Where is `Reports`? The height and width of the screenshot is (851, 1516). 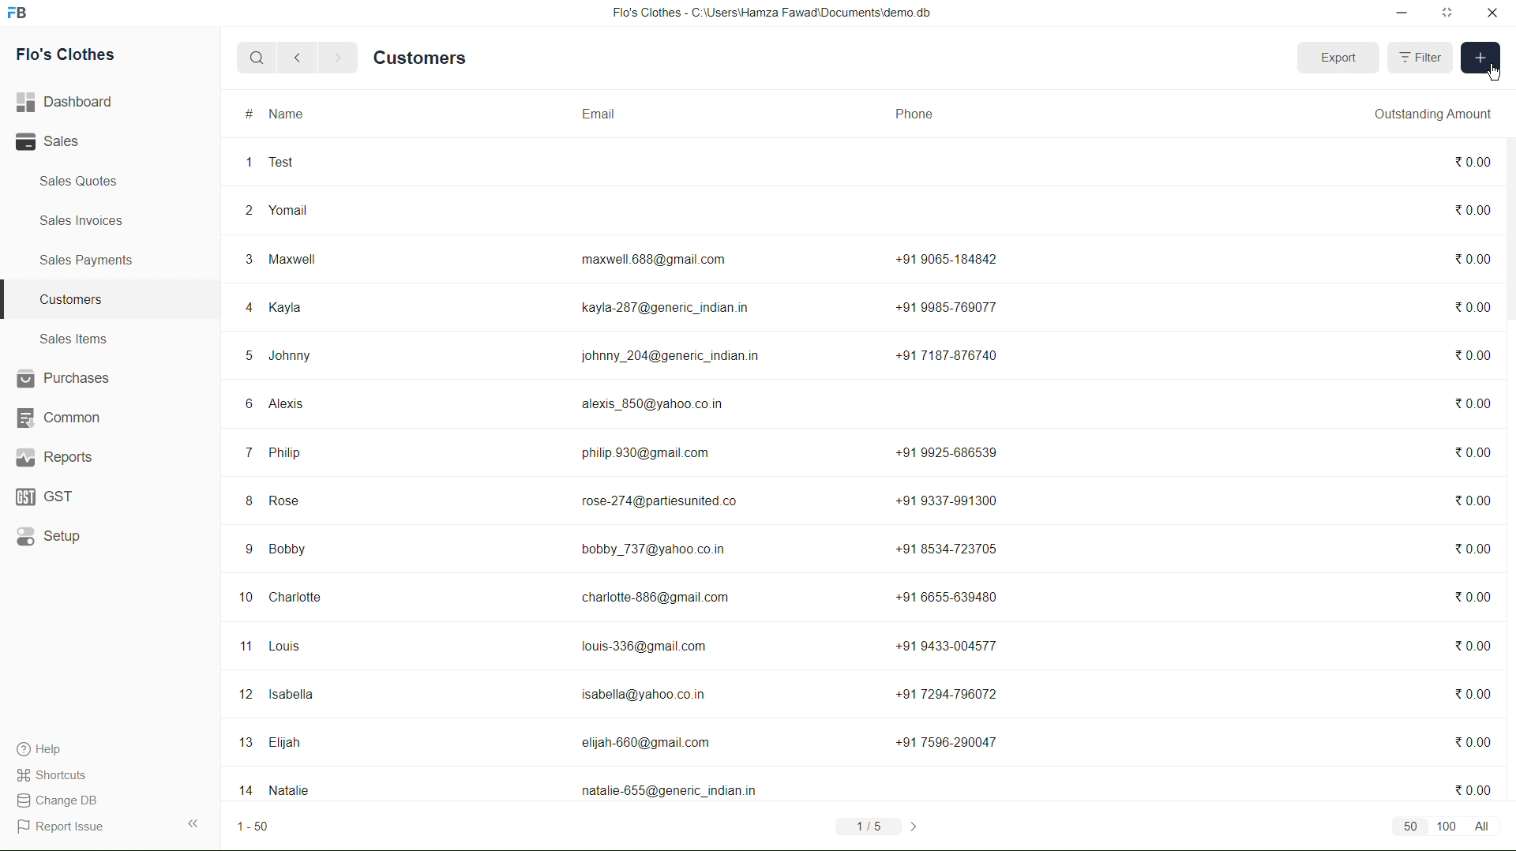
Reports is located at coordinates (55, 459).